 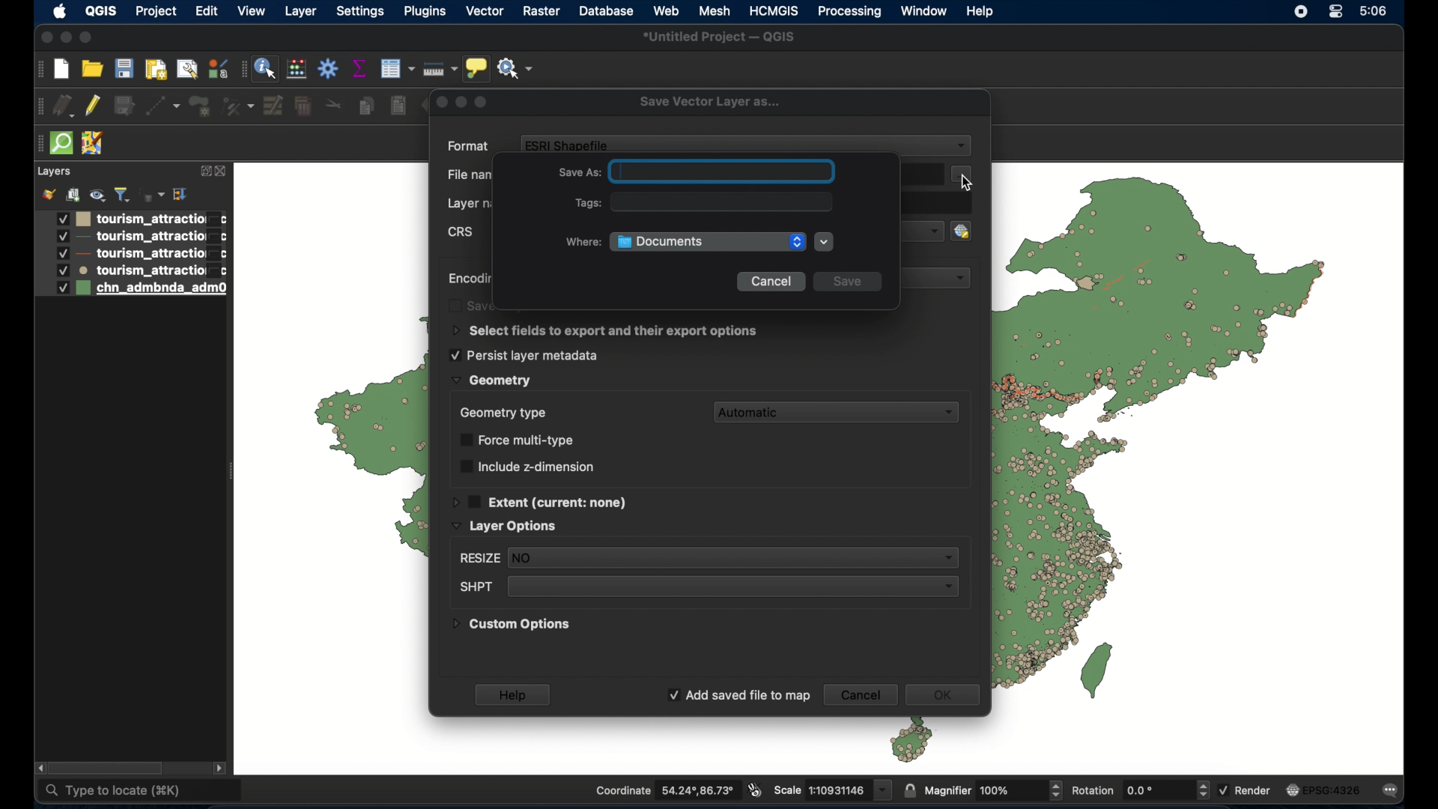 What do you see at coordinates (541, 500) in the screenshot?
I see `extent` at bounding box center [541, 500].